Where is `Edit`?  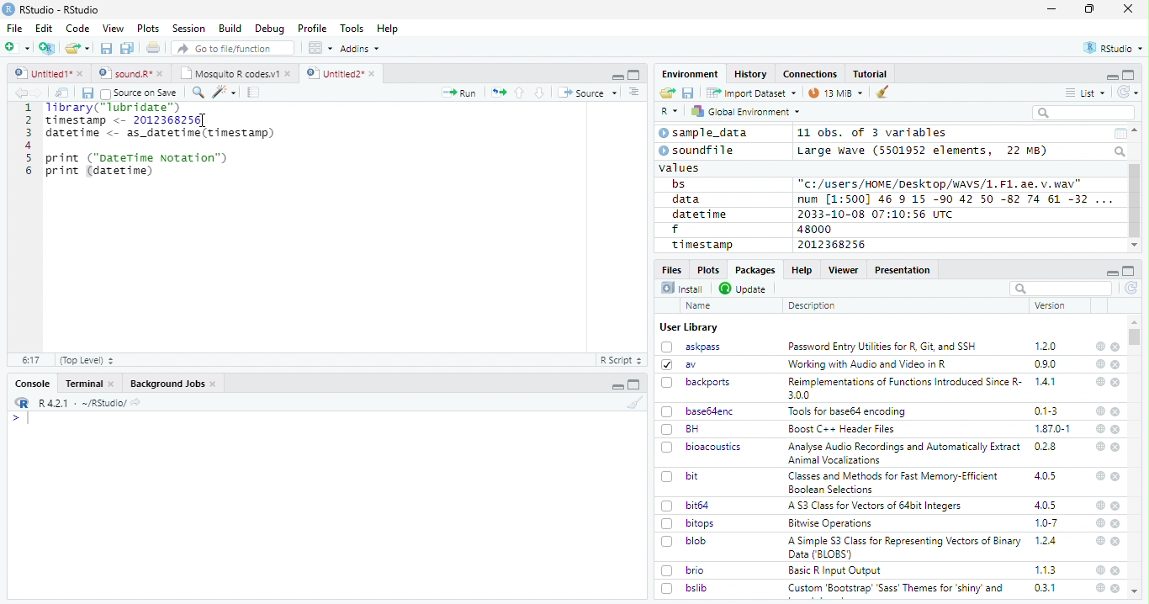 Edit is located at coordinates (44, 28).